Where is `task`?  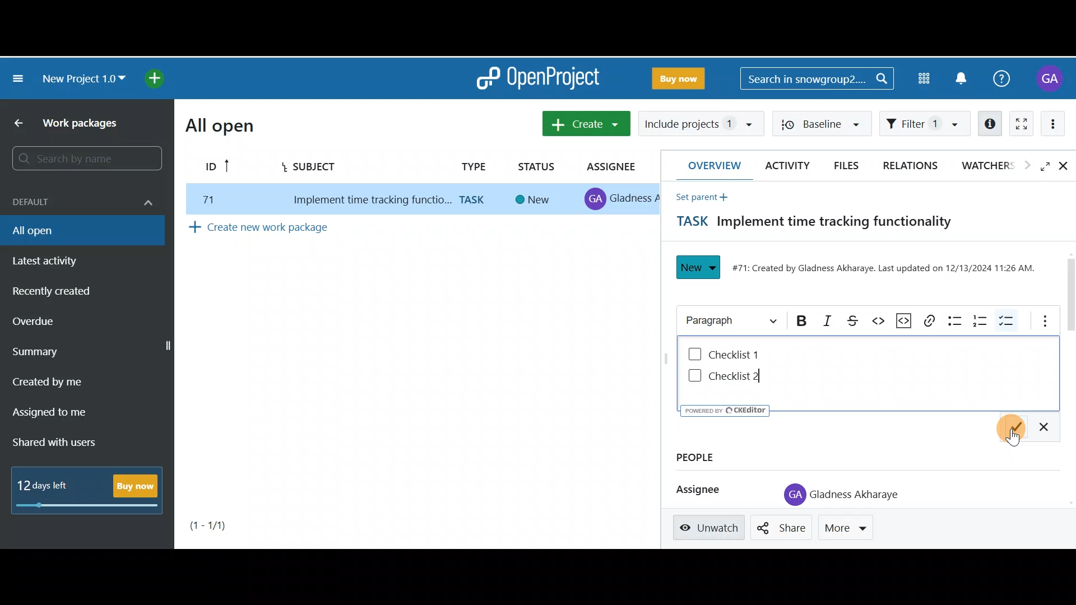 task is located at coordinates (475, 200).